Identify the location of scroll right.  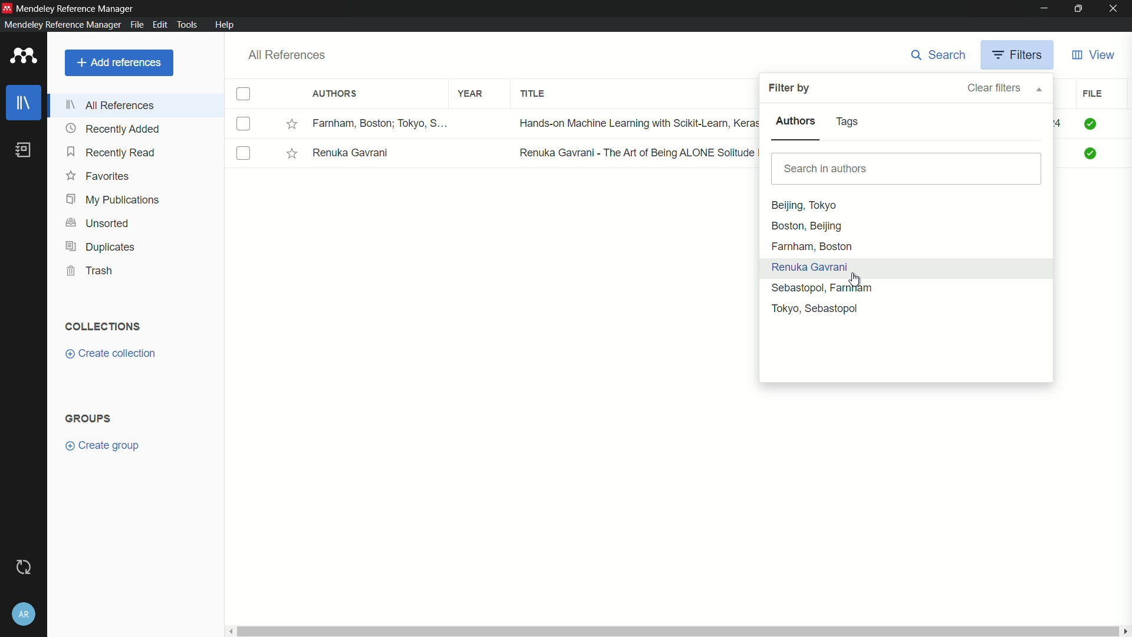
(1125, 630).